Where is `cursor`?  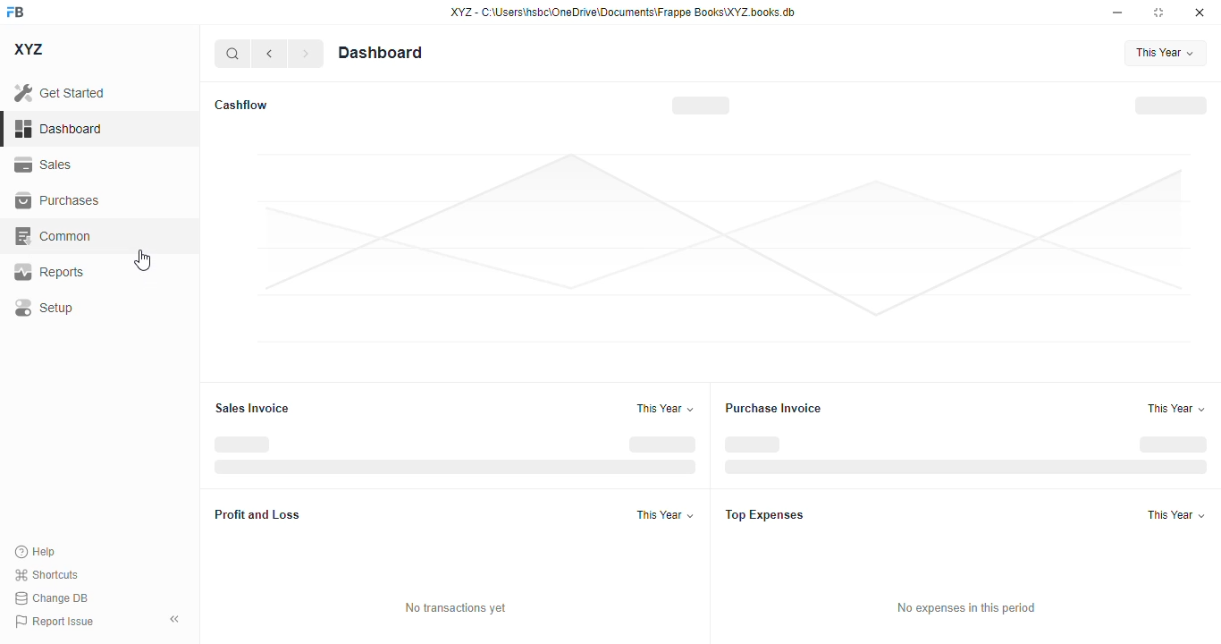
cursor is located at coordinates (142, 260).